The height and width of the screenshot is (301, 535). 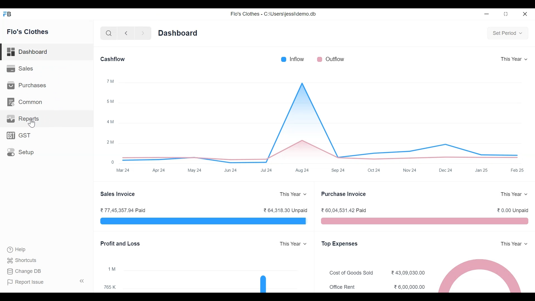 I want to click on Dec 24, so click(x=445, y=170).